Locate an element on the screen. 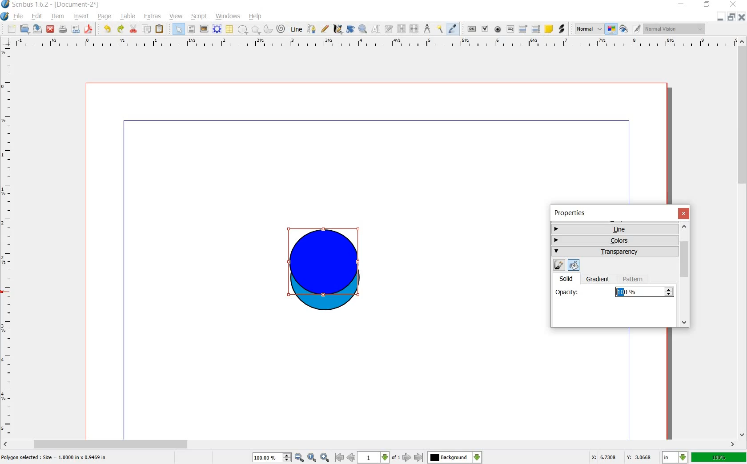 This screenshot has width=747, height=464. pdf push button is located at coordinates (471, 29).